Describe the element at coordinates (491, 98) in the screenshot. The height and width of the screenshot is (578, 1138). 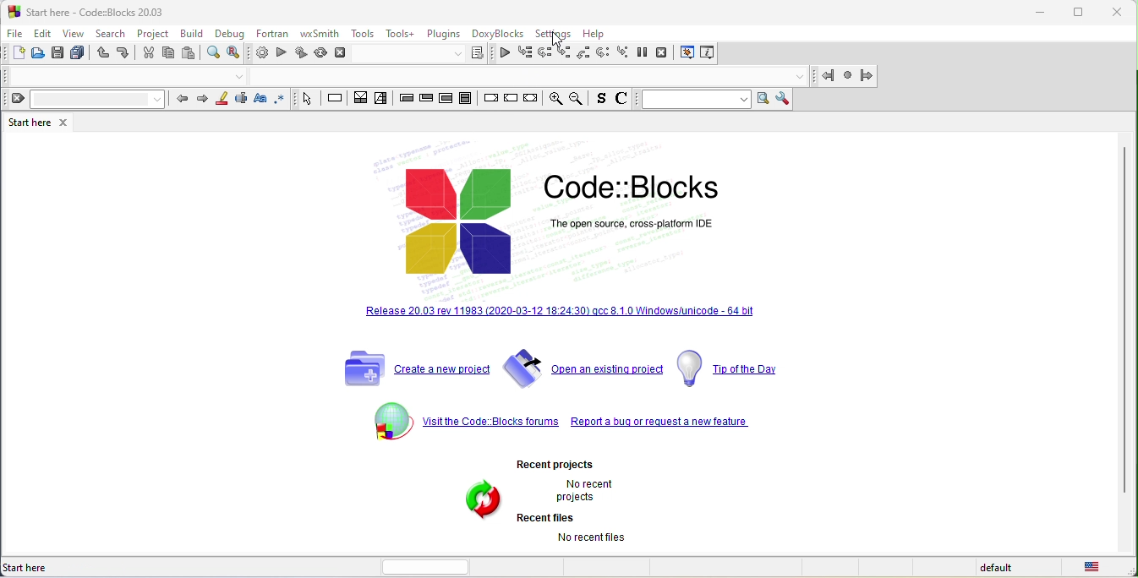
I see `break` at that location.